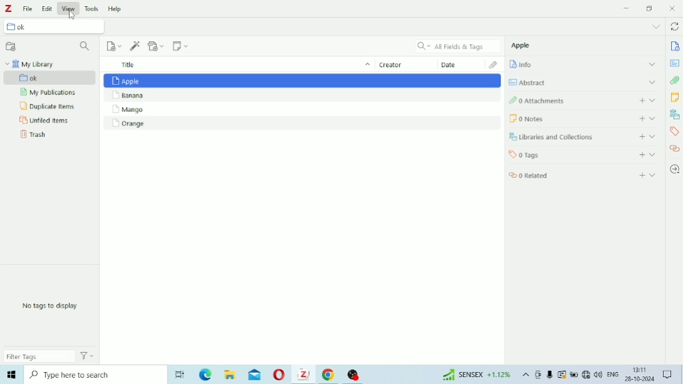  Describe the element at coordinates (11, 8) in the screenshot. I see `Zotero logo` at that location.